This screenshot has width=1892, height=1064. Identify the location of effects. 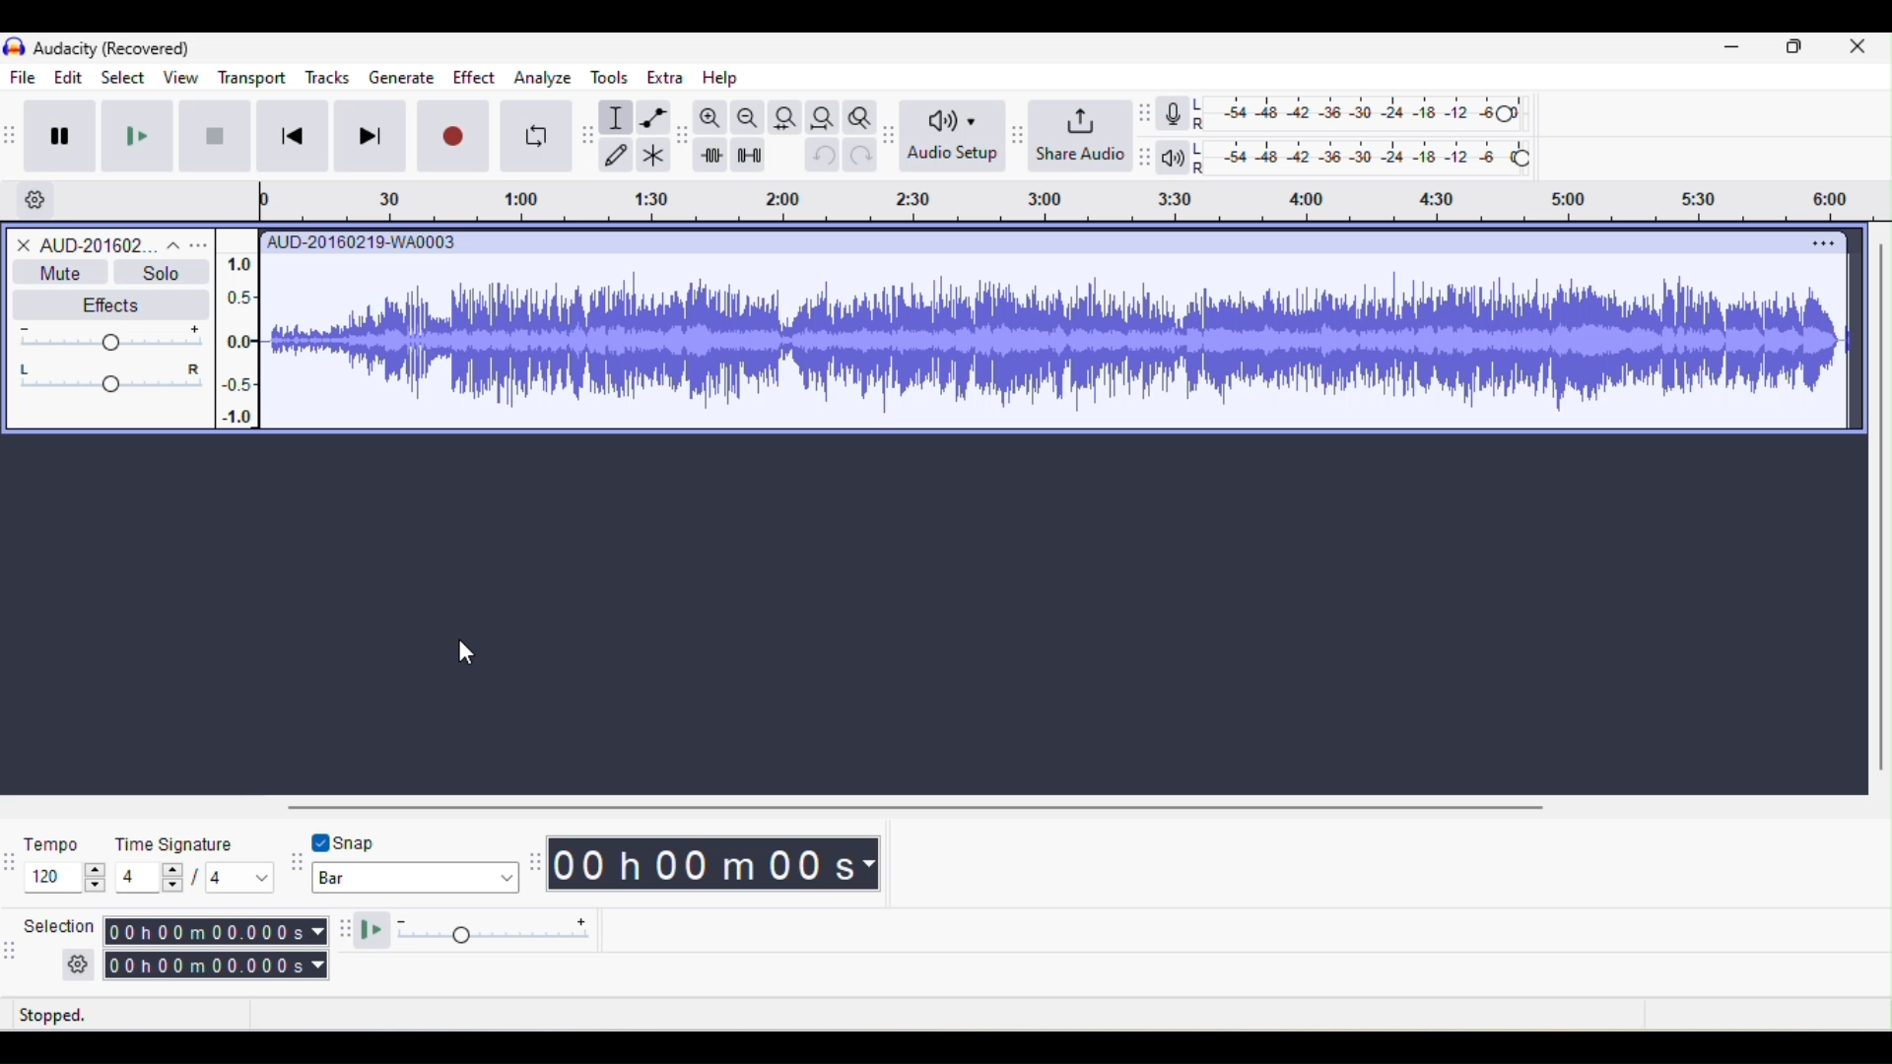
(114, 300).